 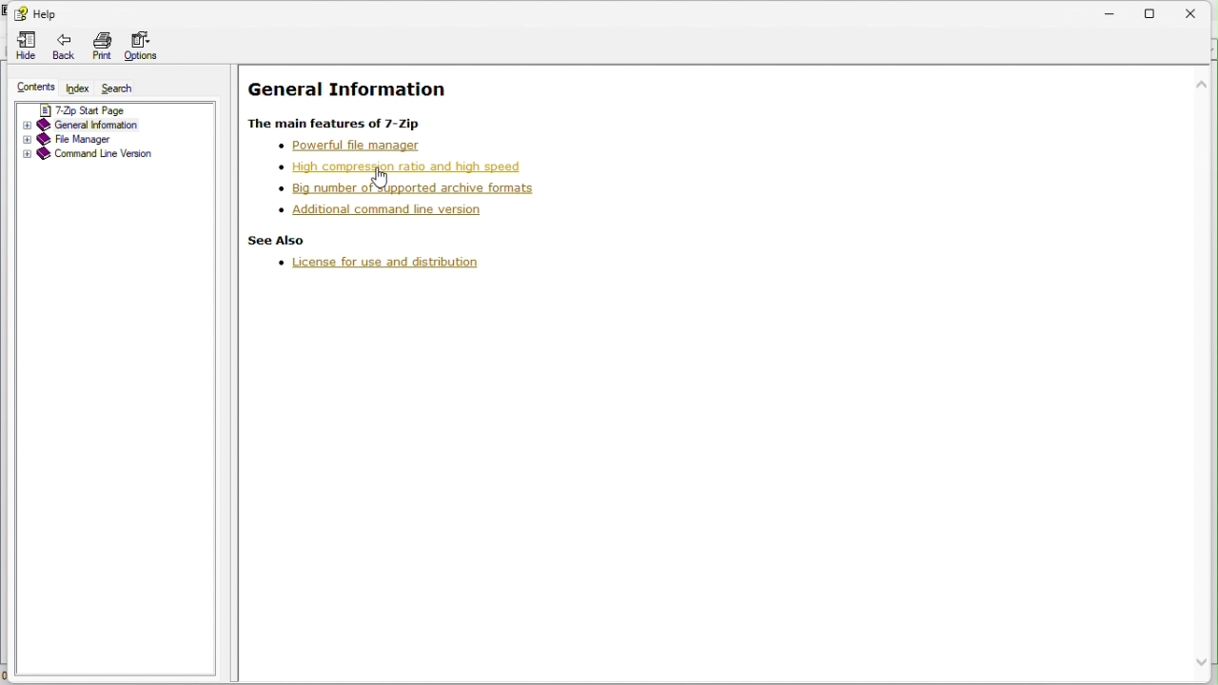 I want to click on minimize, so click(x=1118, y=10).